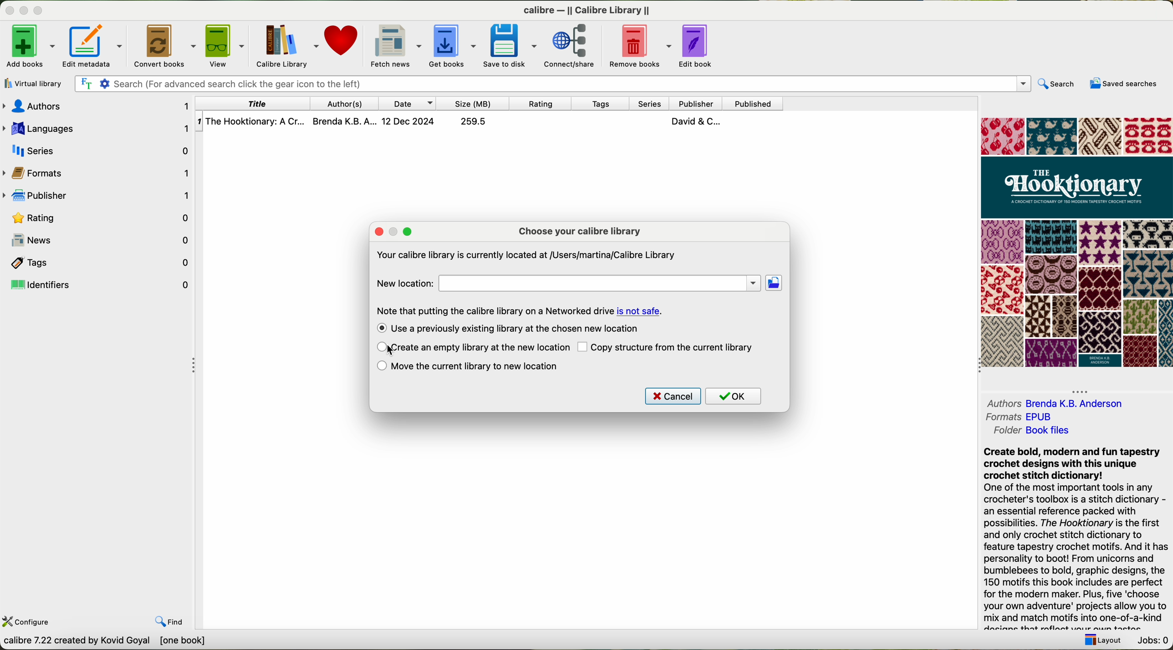 The width and height of the screenshot is (1173, 650). What do you see at coordinates (344, 40) in the screenshot?
I see `donate` at bounding box center [344, 40].